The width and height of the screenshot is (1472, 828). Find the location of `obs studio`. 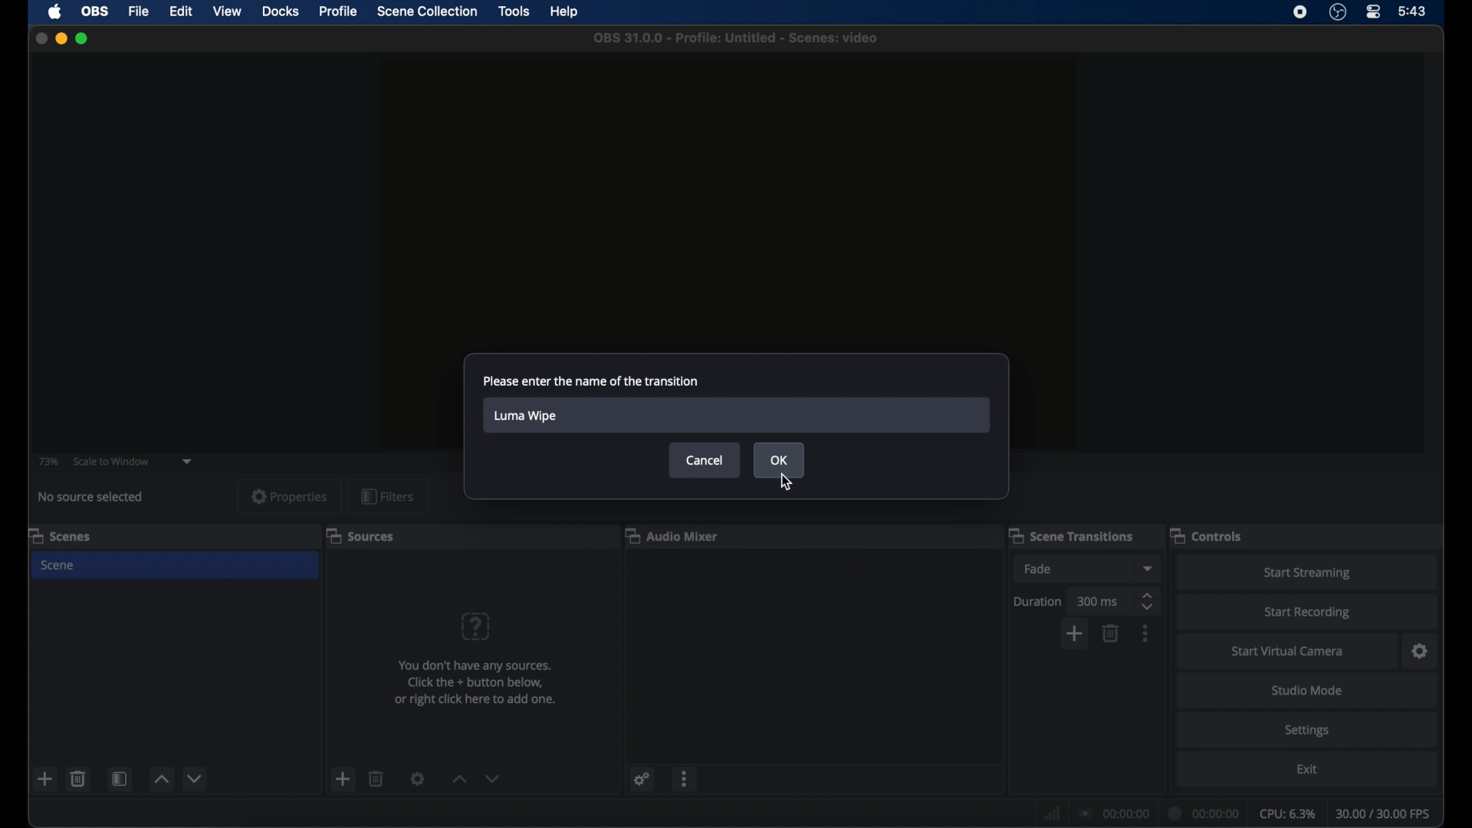

obs studio is located at coordinates (1338, 12).